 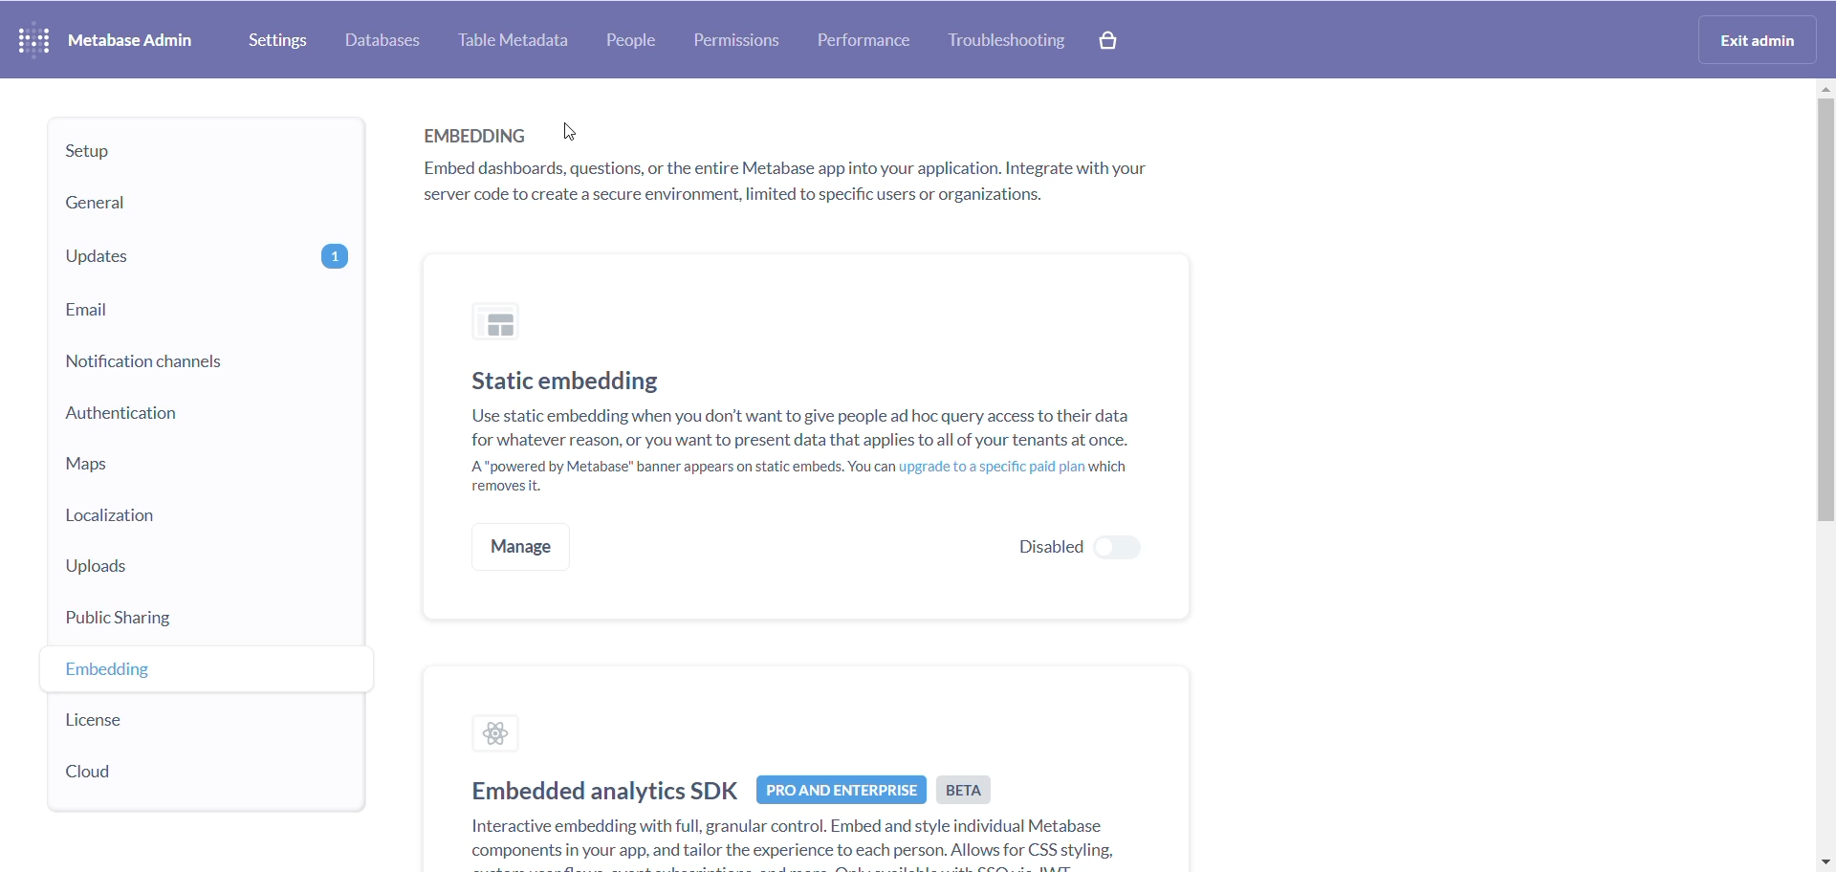 What do you see at coordinates (186, 416) in the screenshot?
I see `authentication` at bounding box center [186, 416].